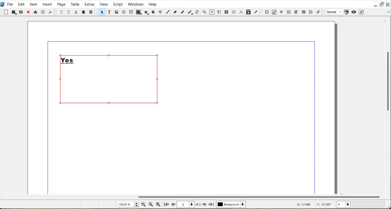  Describe the element at coordinates (135, 4) in the screenshot. I see `Windows` at that location.